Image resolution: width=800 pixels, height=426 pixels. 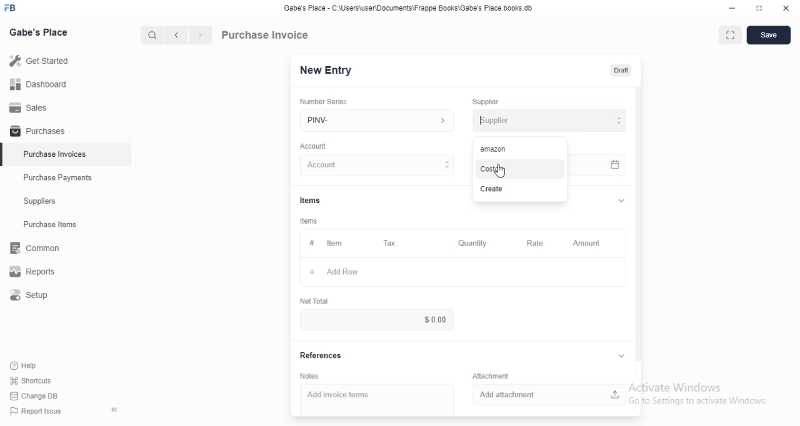 I want to click on Shortcuts, so click(x=31, y=380).